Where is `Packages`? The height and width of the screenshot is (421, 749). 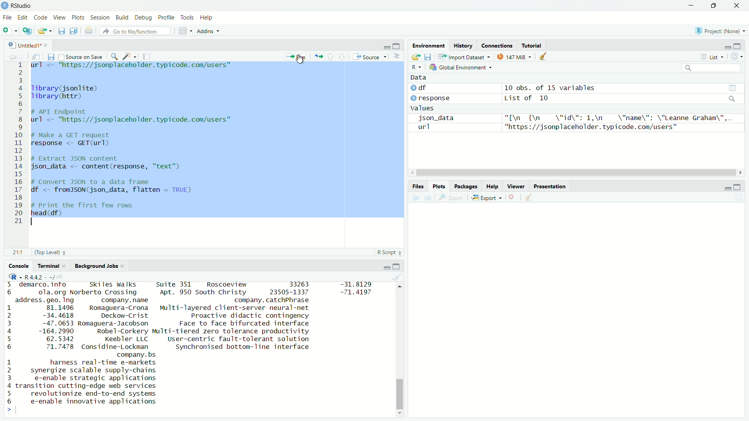 Packages is located at coordinates (467, 187).